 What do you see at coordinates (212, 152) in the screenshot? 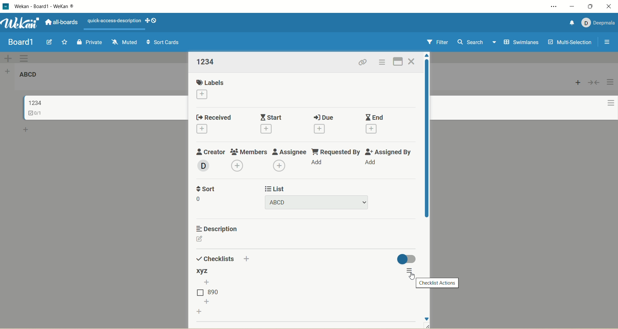
I see `creator` at bounding box center [212, 152].